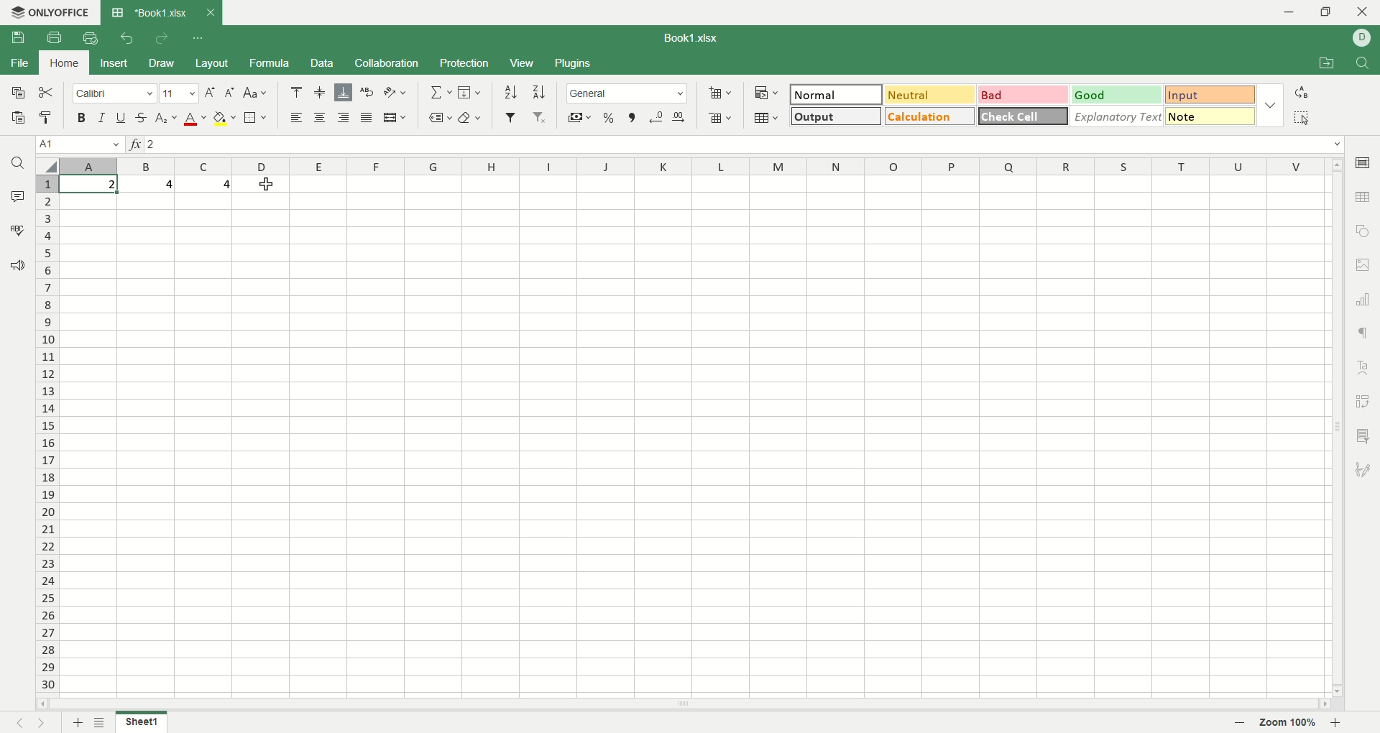 The width and height of the screenshot is (1380, 733). I want to click on decrease font, so click(227, 93).